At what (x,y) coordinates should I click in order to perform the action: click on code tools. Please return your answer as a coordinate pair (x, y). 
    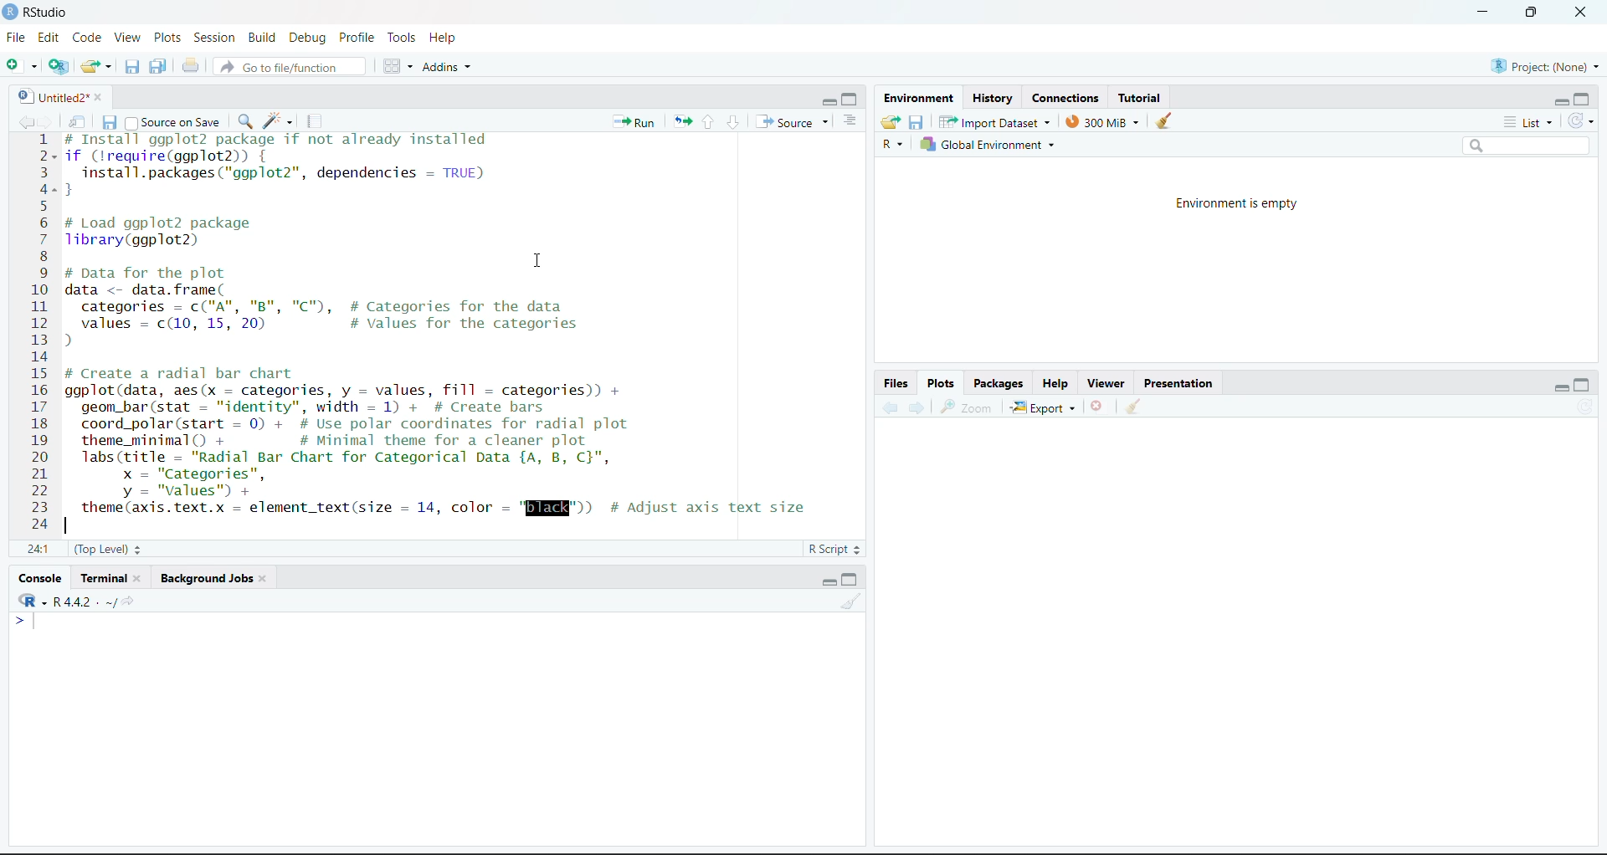
    Looking at the image, I should click on (277, 121).